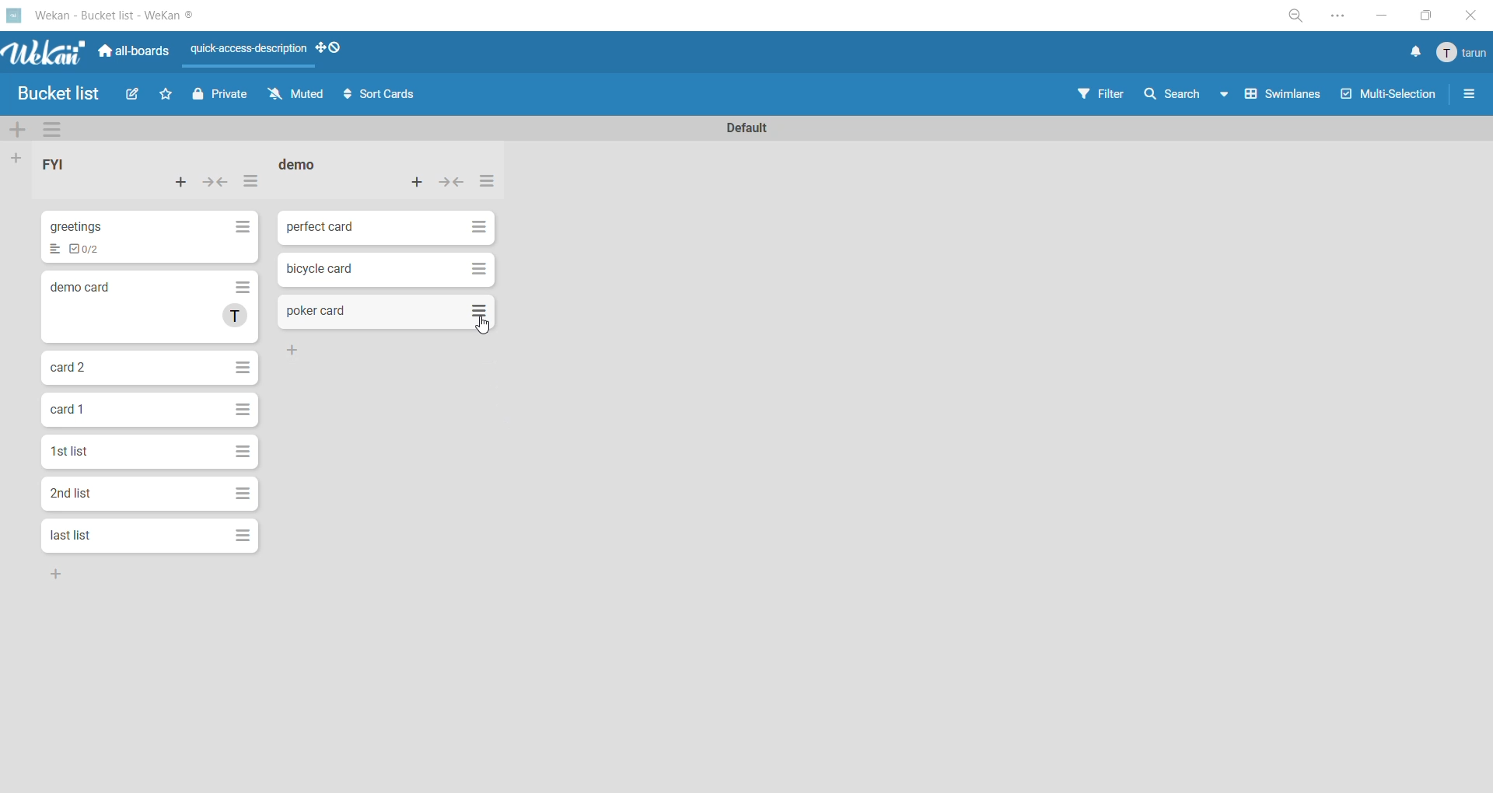  Describe the element at coordinates (89, 288) in the screenshot. I see `demo card` at that location.